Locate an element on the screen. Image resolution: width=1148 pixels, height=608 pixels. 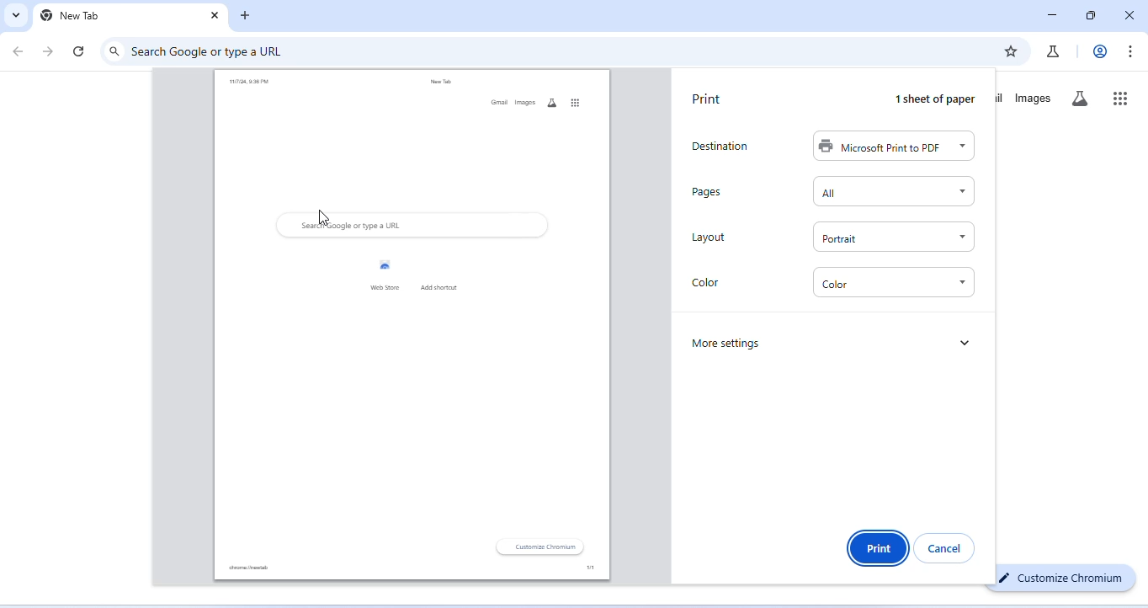
refresh is located at coordinates (80, 51).